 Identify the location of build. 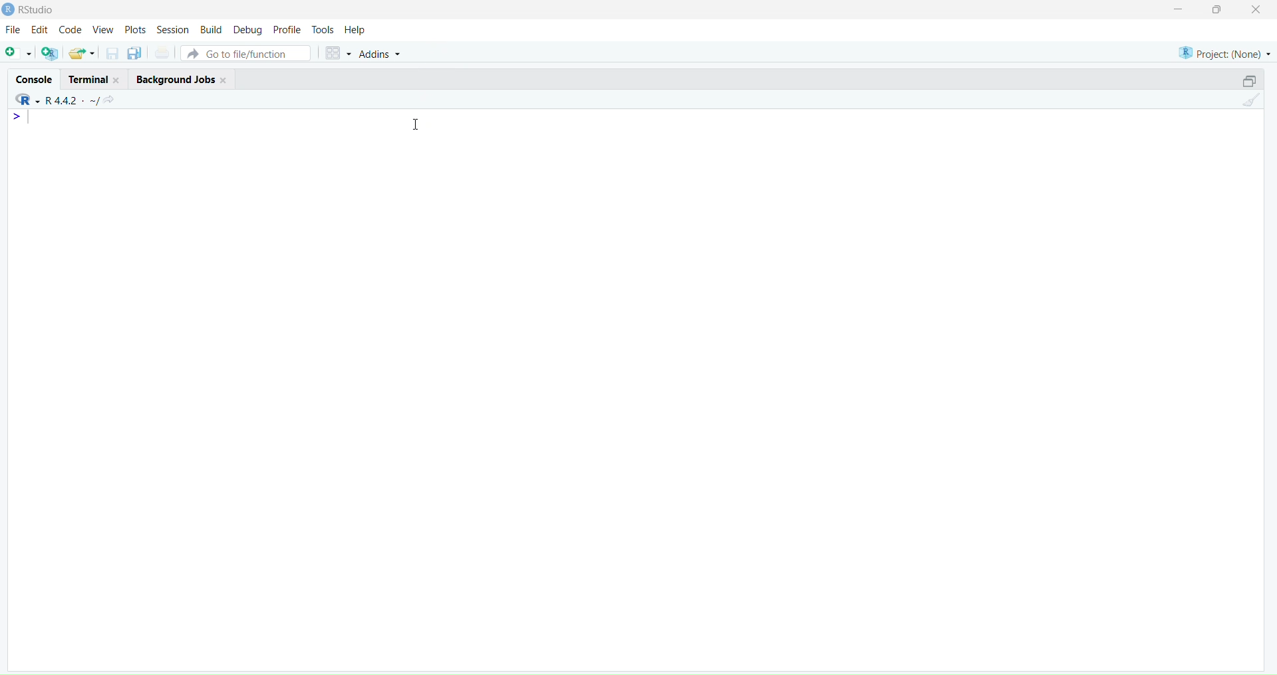
(212, 29).